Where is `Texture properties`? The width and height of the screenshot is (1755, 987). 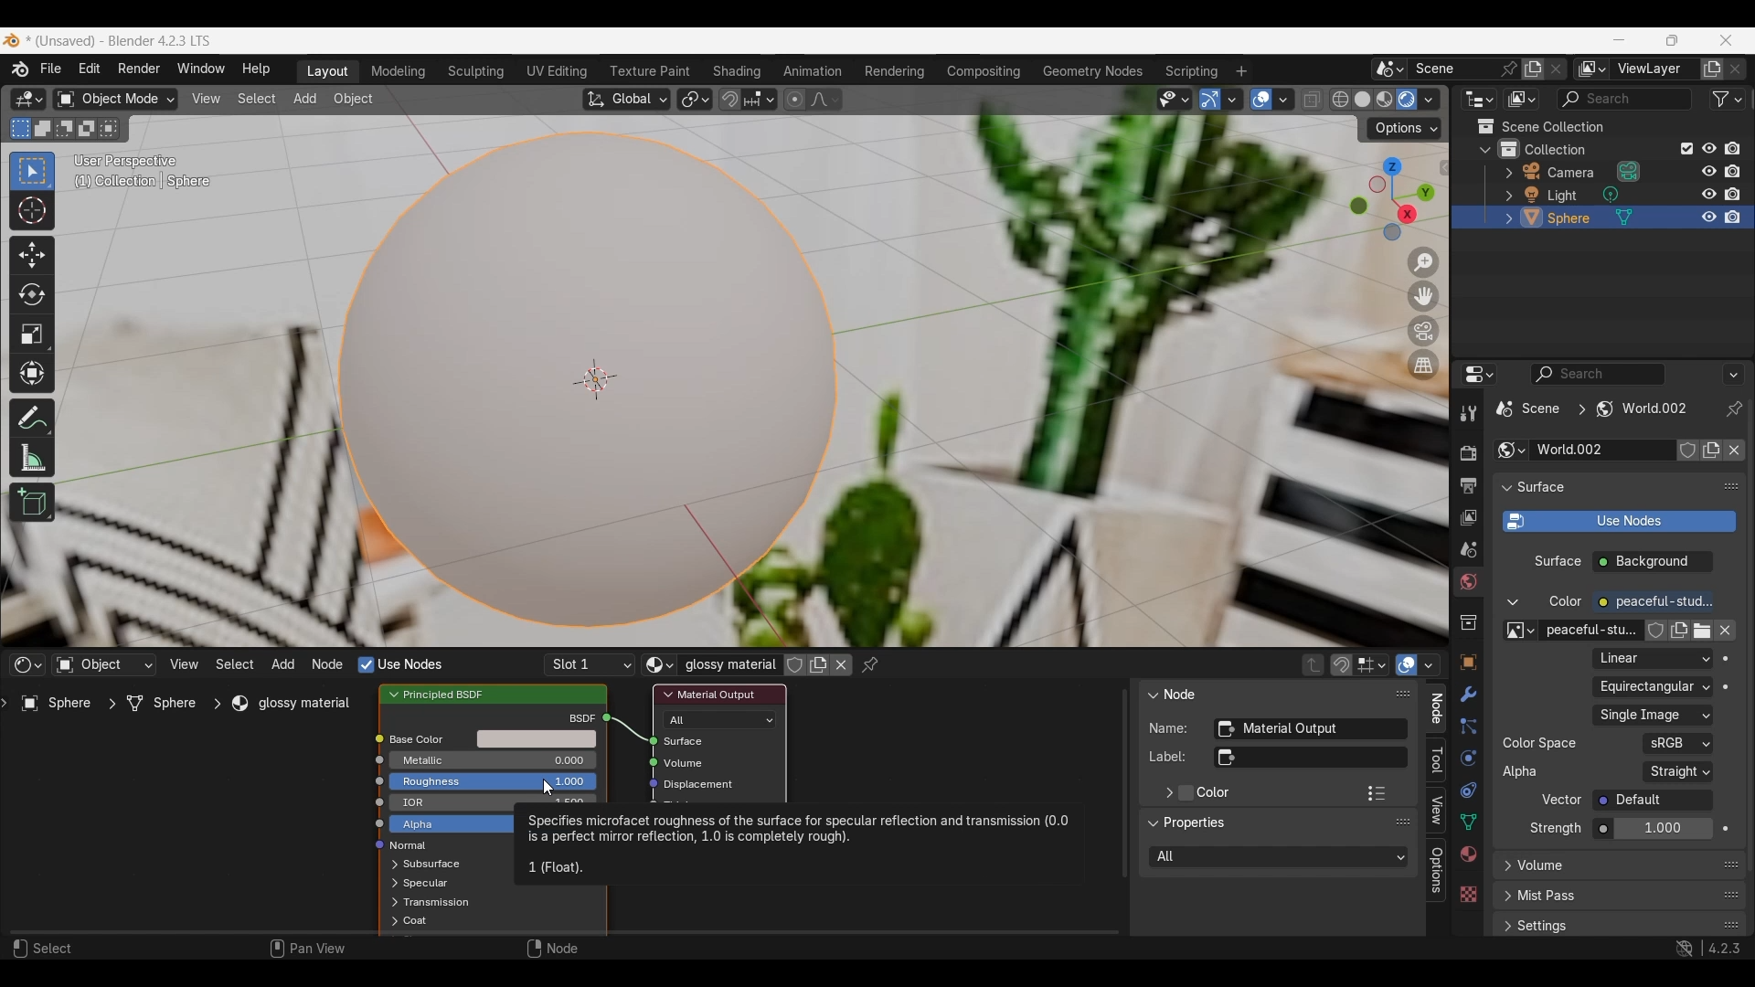 Texture properties is located at coordinates (1467, 894).